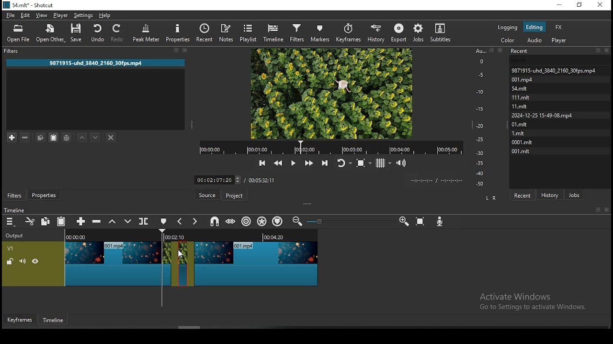 The height and width of the screenshot is (344, 613). Describe the element at coordinates (61, 15) in the screenshot. I see `player` at that location.